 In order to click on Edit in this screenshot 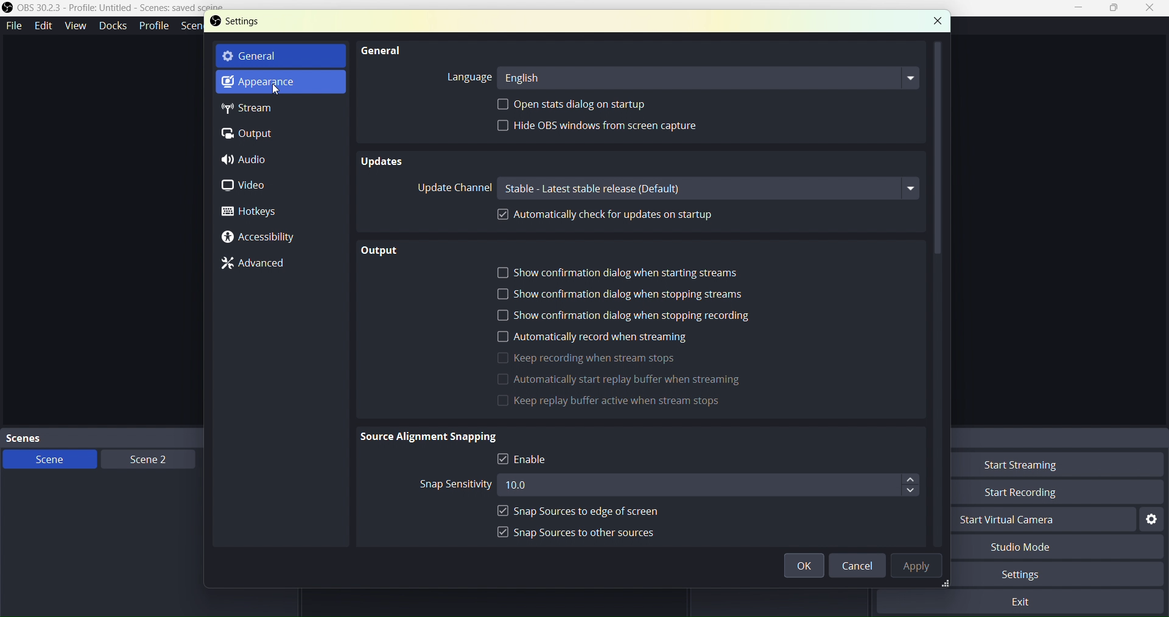, I will do `click(44, 26)`.